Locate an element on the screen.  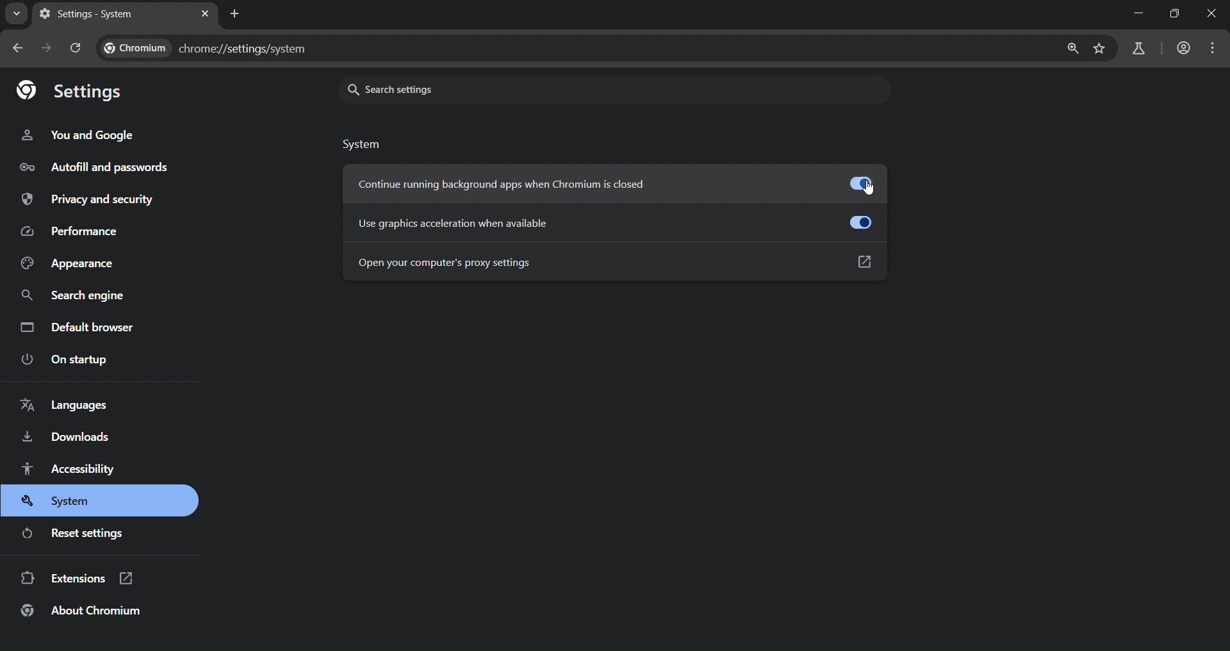
accounts is located at coordinates (1186, 48).